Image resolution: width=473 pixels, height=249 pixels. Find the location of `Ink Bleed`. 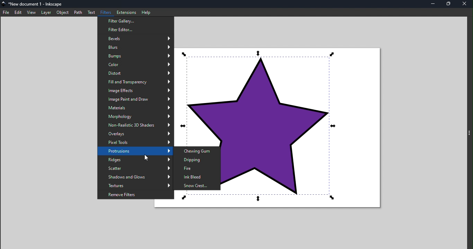

Ink Bleed is located at coordinates (198, 177).